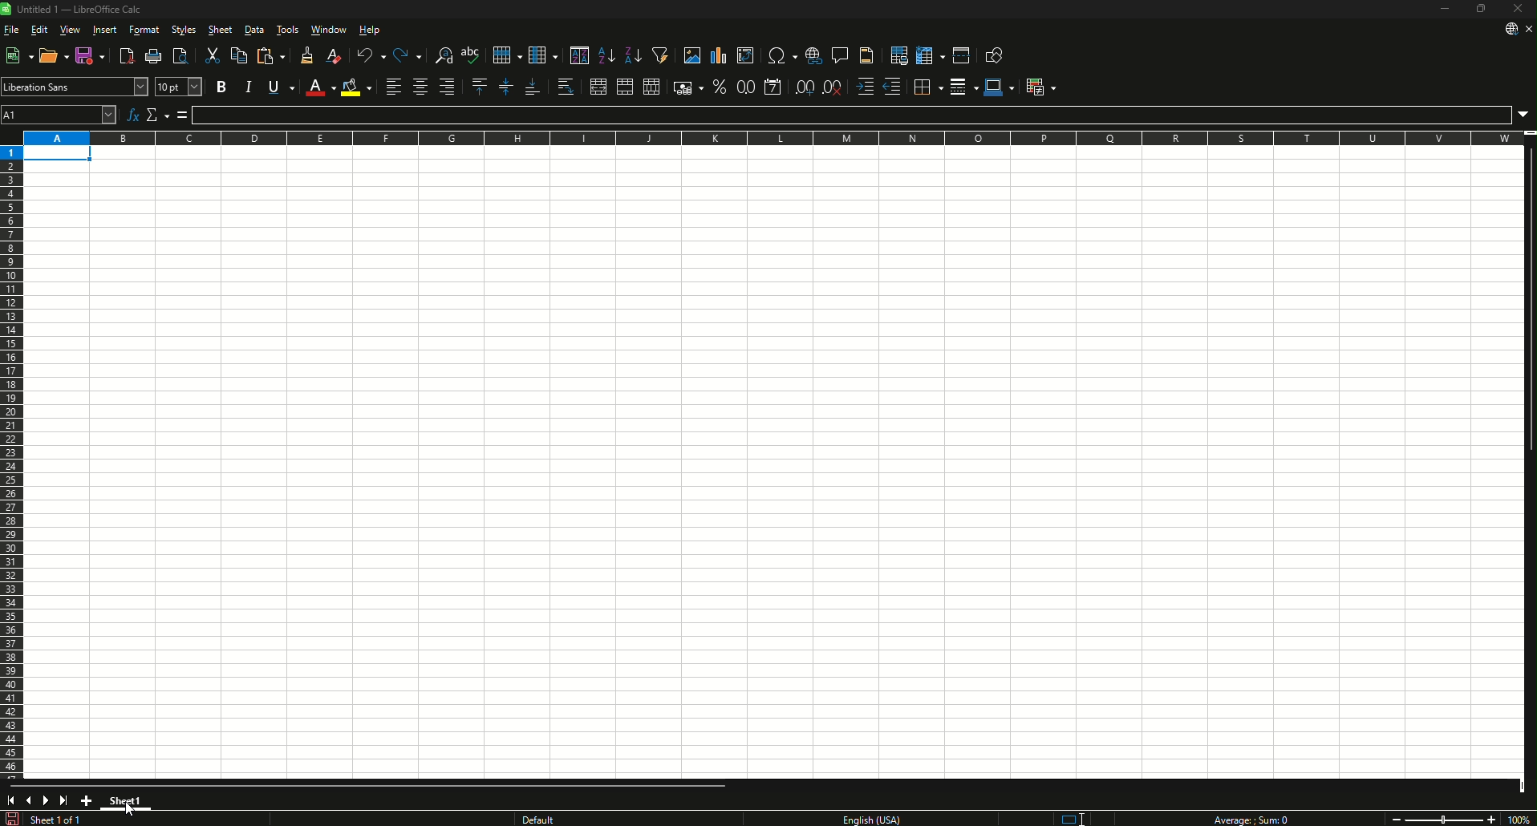 The width and height of the screenshot is (1537, 826). What do you see at coordinates (180, 55) in the screenshot?
I see `Toggle Print Preview` at bounding box center [180, 55].